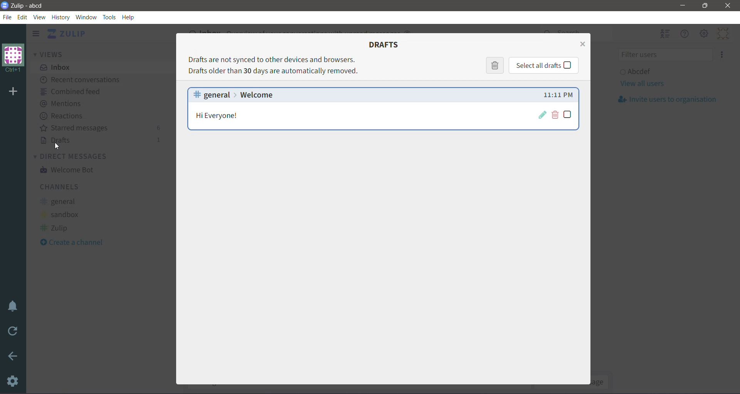  Describe the element at coordinates (555, 116) in the screenshot. I see `Delete draft` at that location.